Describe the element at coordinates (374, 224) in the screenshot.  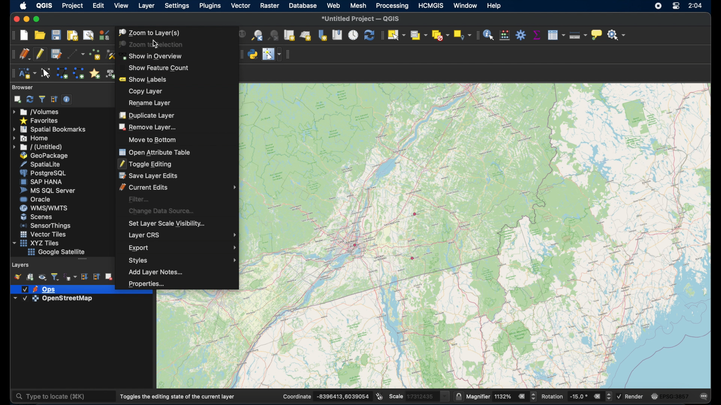
I see `open street map` at that location.